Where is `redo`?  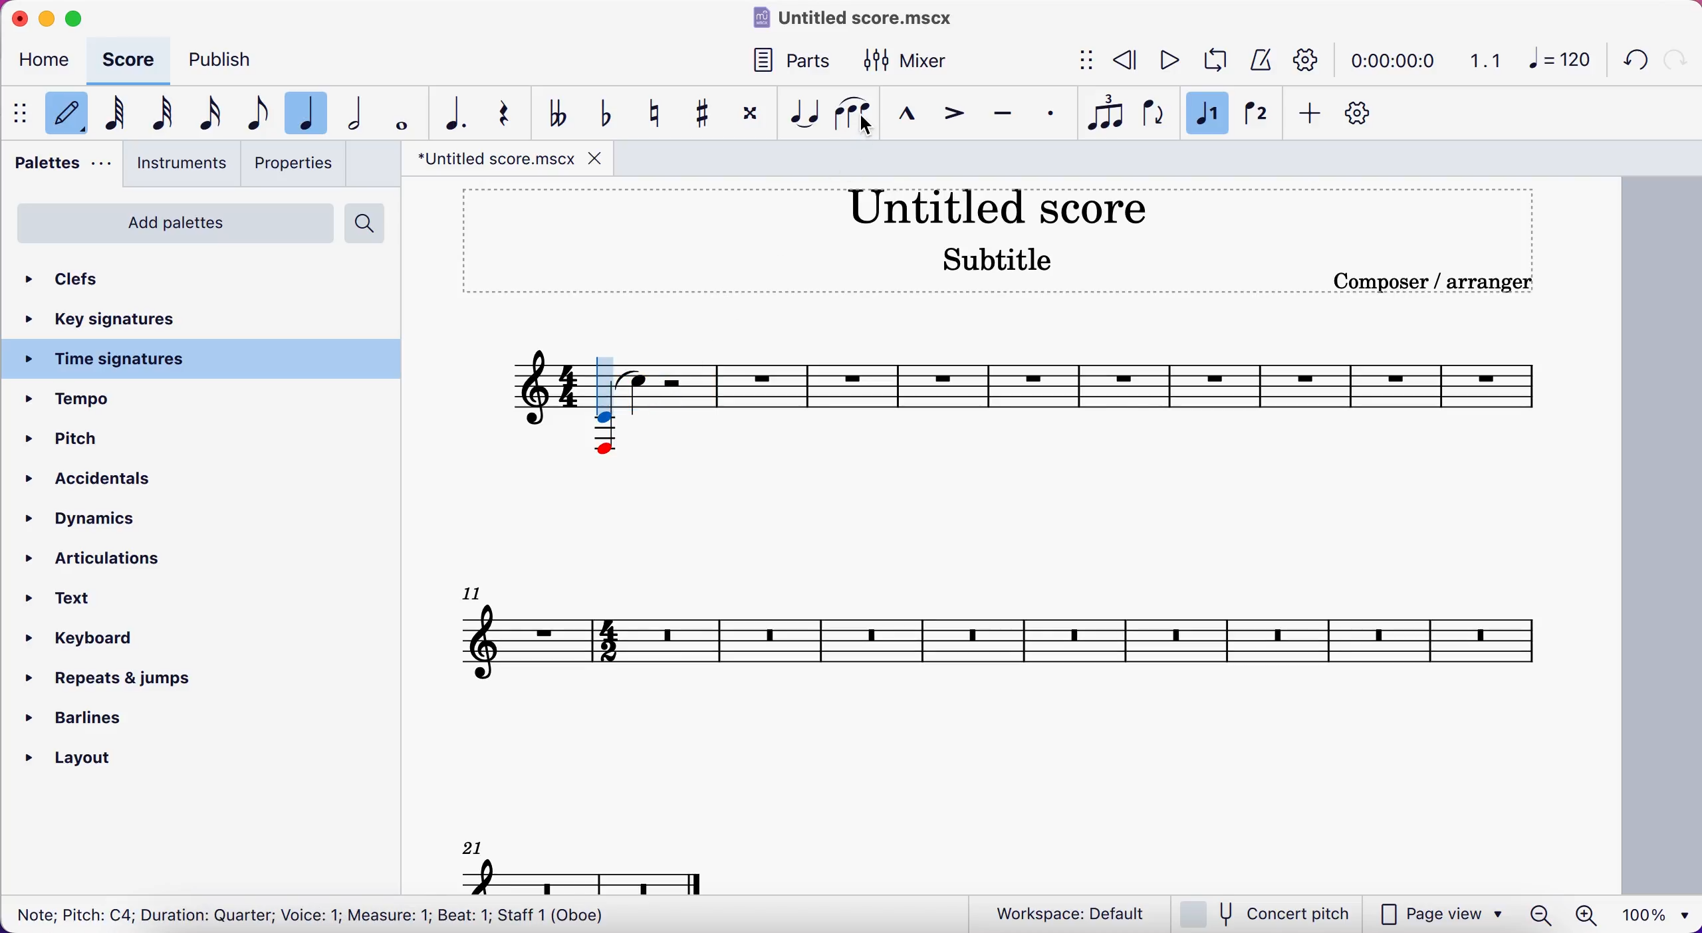 redo is located at coordinates (1675, 59).